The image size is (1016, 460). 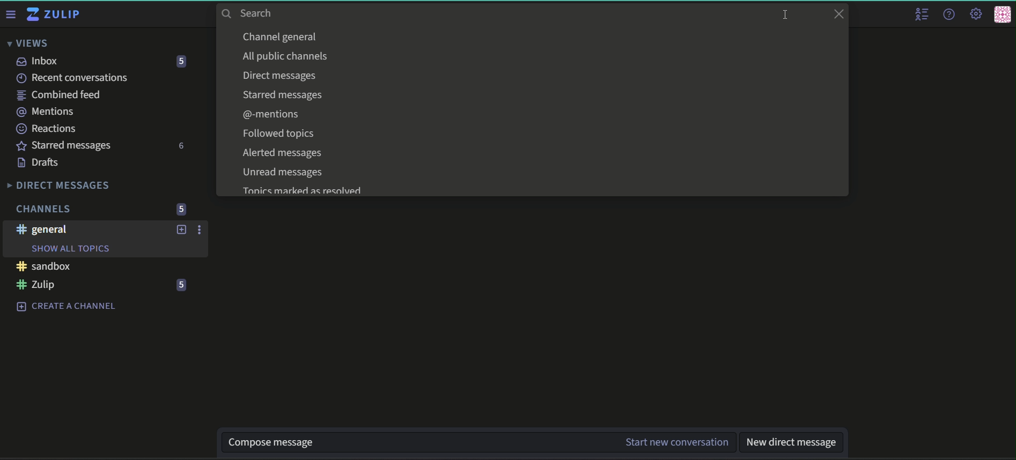 I want to click on text, so click(x=274, y=114).